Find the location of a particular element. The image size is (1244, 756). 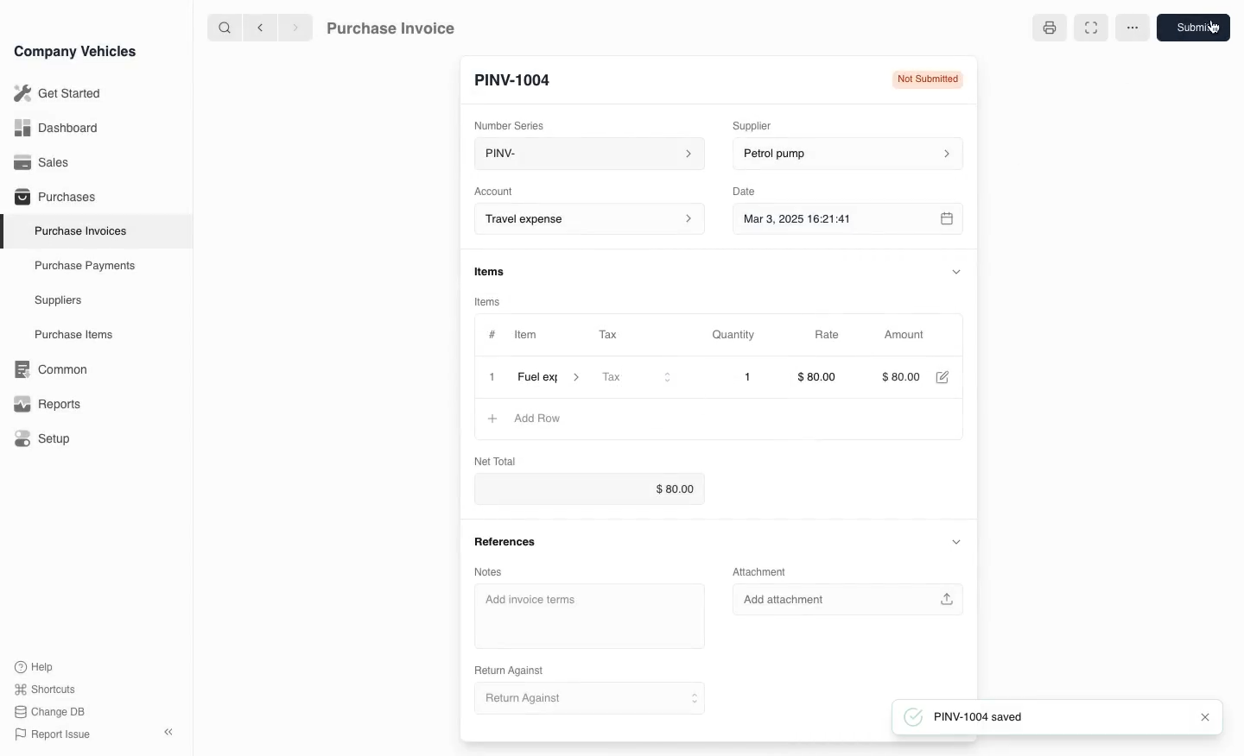

close sidebar is located at coordinates (170, 730).